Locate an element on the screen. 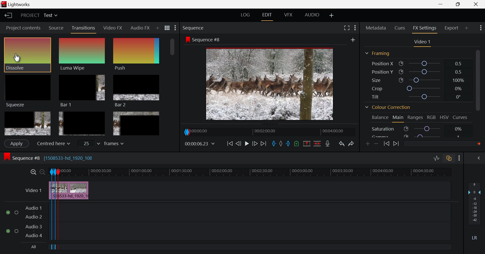 This screenshot has width=485, height=254. Go Forward is located at coordinates (255, 144).